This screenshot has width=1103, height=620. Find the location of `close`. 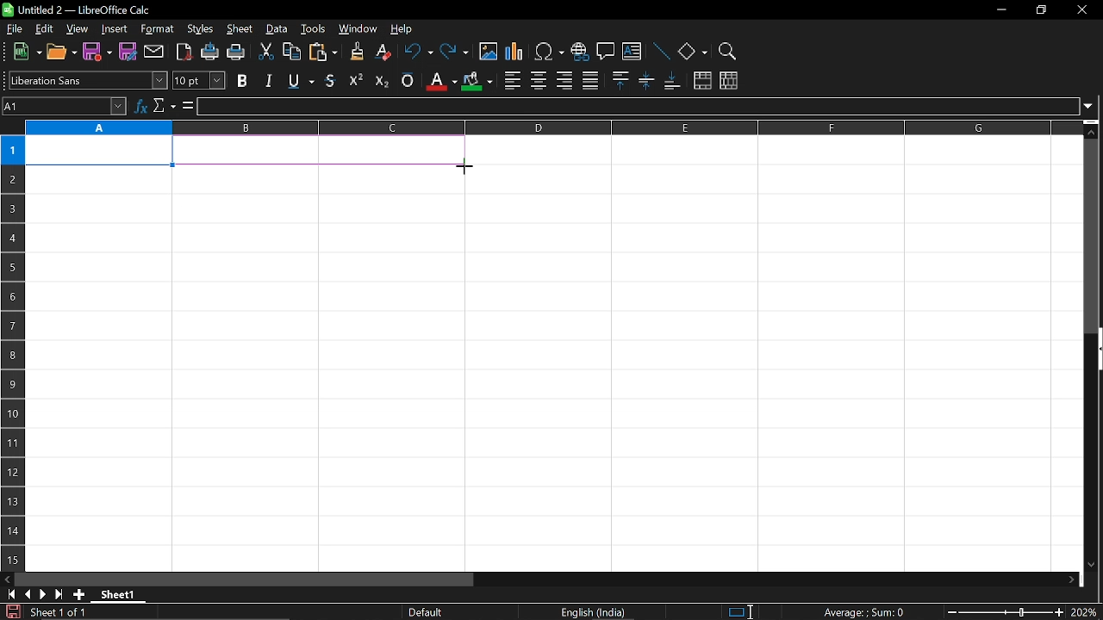

close is located at coordinates (1083, 10).